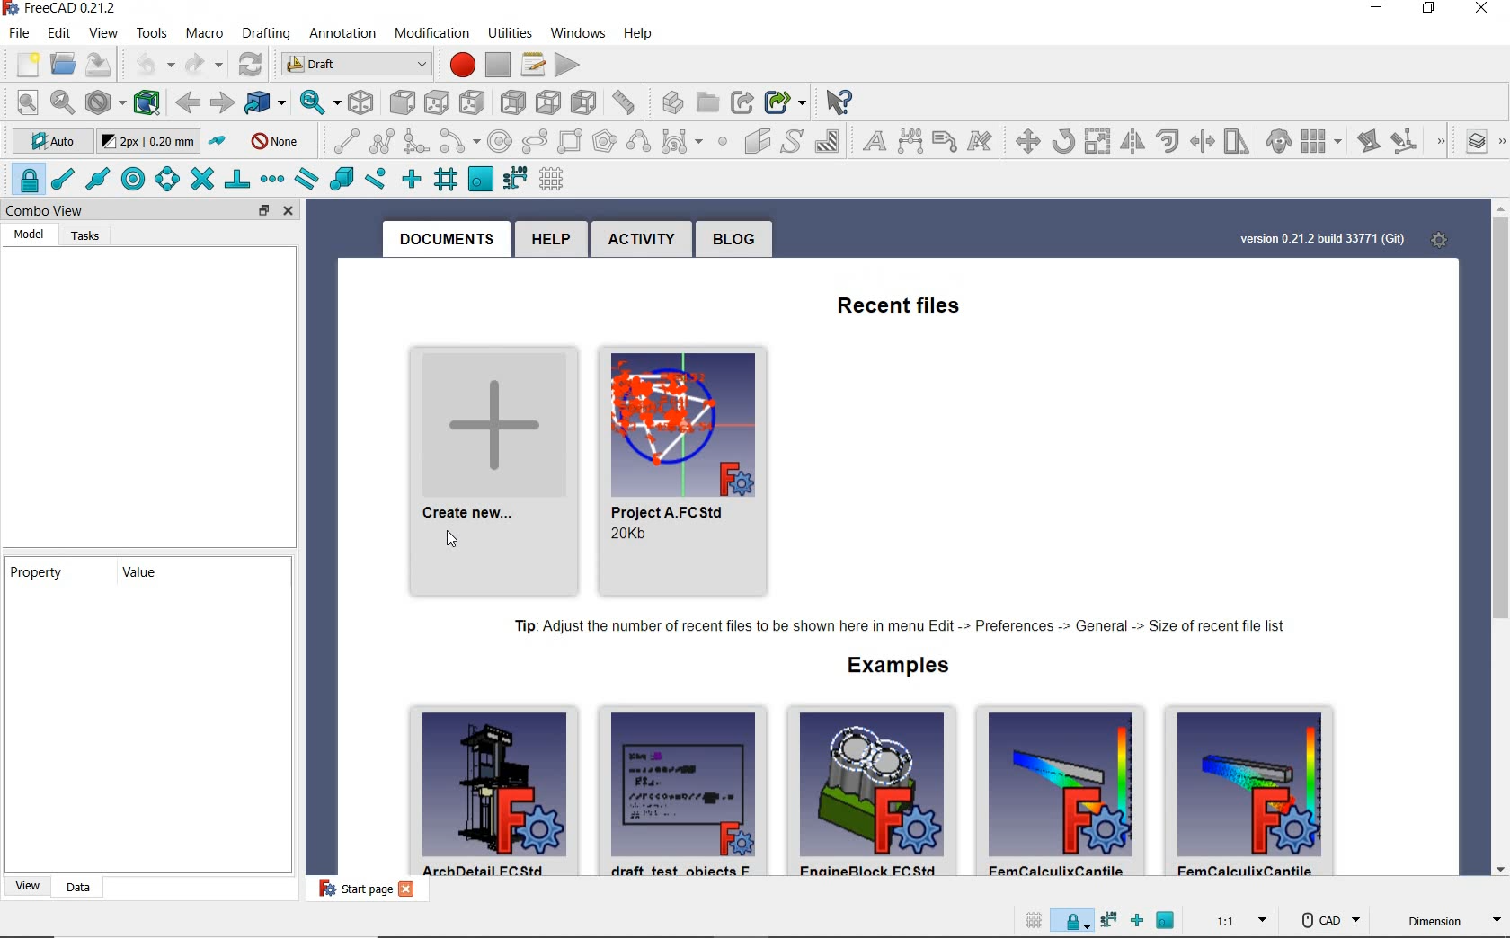 The width and height of the screenshot is (1510, 938). What do you see at coordinates (1172, 921) in the screenshot?
I see `` at bounding box center [1172, 921].